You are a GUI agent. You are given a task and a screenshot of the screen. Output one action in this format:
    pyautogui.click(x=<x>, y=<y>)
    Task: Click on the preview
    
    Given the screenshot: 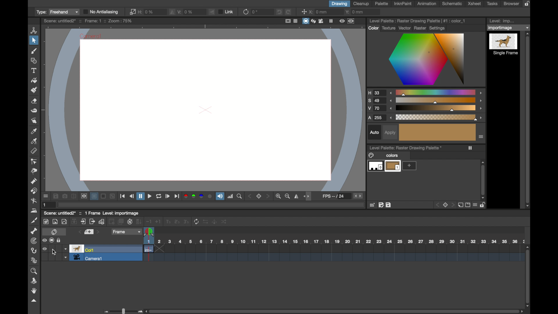 What is the action you would take?
    pyautogui.click(x=83, y=196)
    